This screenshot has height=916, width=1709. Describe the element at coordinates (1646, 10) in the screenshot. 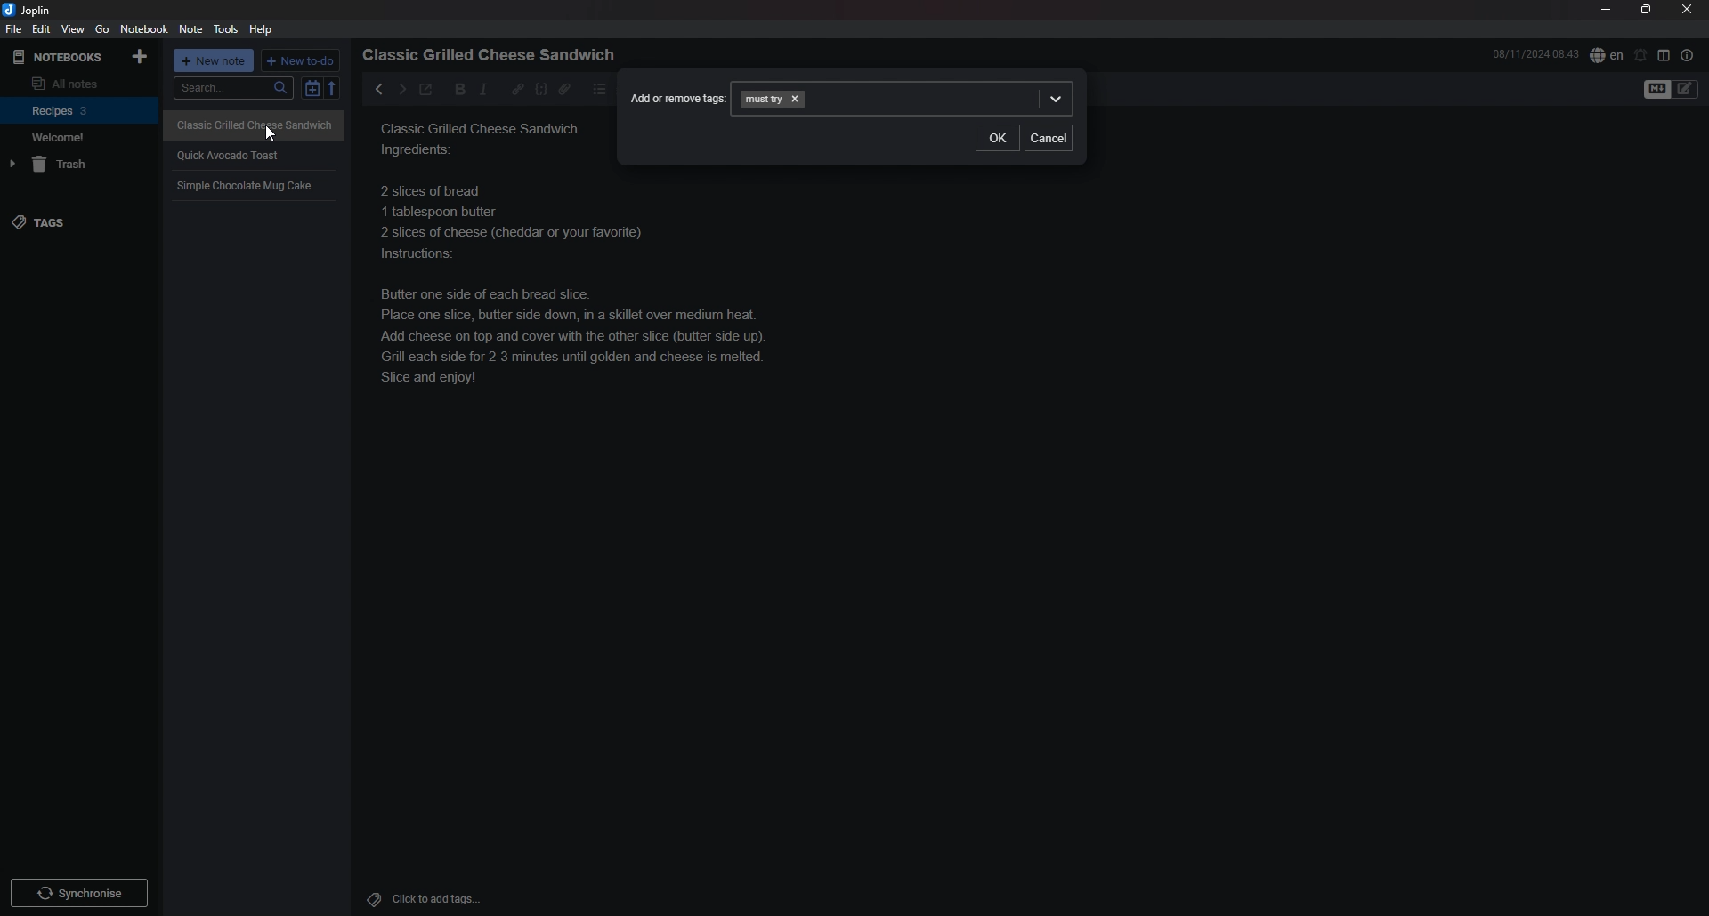

I see `resize` at that location.